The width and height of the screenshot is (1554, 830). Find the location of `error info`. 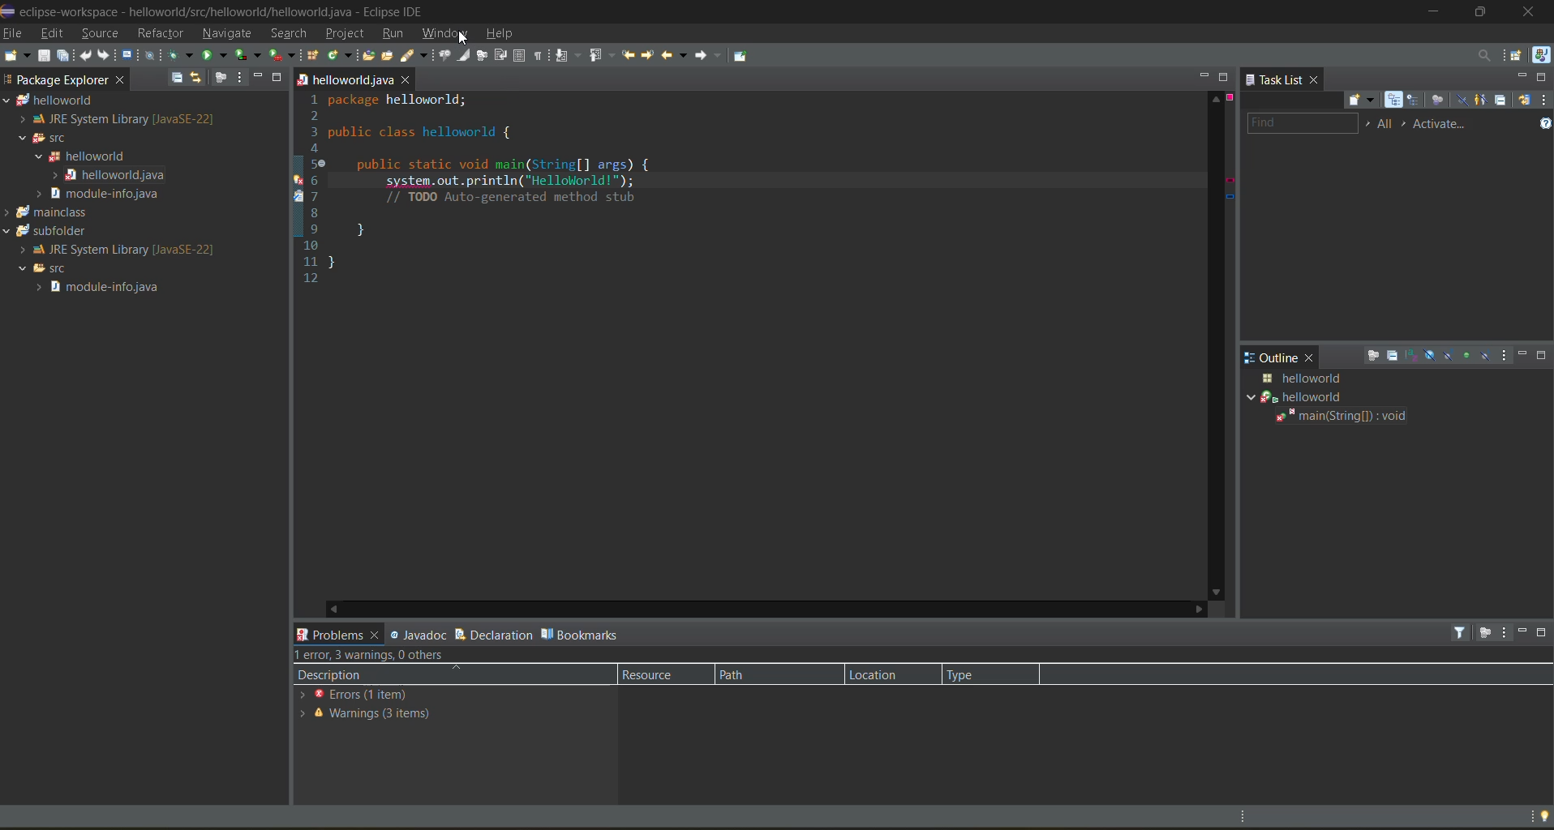

error info is located at coordinates (1228, 156).